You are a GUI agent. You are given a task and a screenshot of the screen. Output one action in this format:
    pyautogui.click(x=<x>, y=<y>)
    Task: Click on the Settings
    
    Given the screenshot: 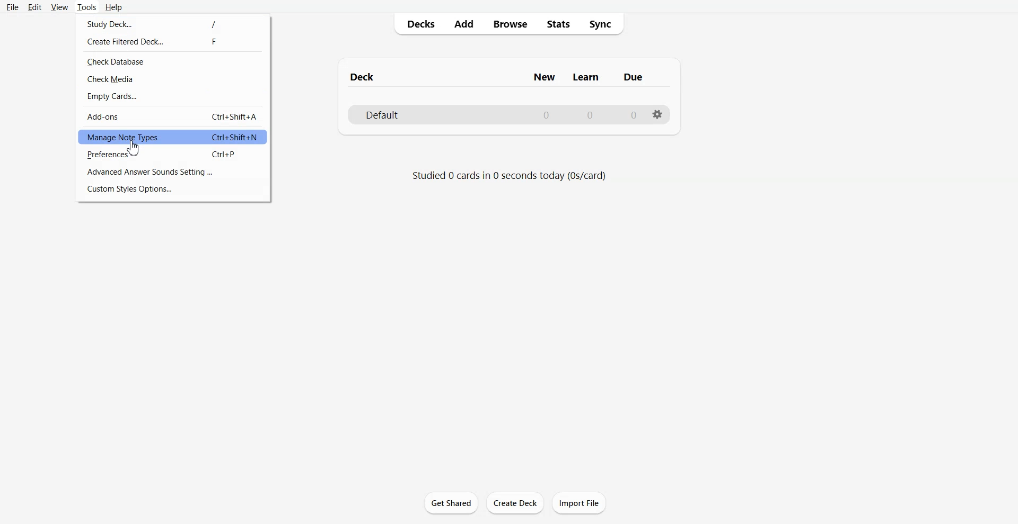 What is the action you would take?
    pyautogui.click(x=657, y=115)
    